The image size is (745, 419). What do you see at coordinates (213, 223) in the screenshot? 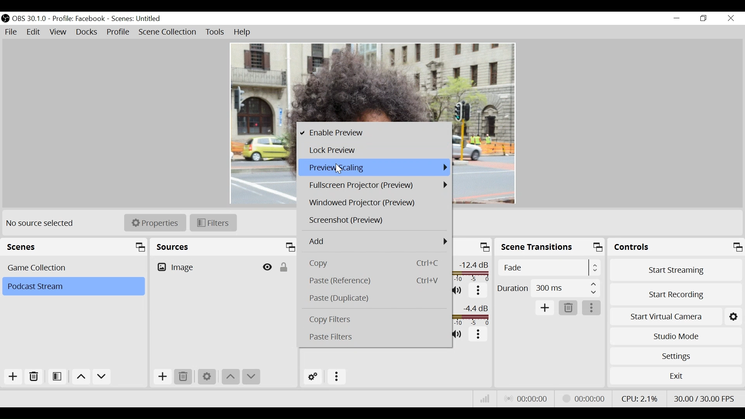
I see `Filters` at bounding box center [213, 223].